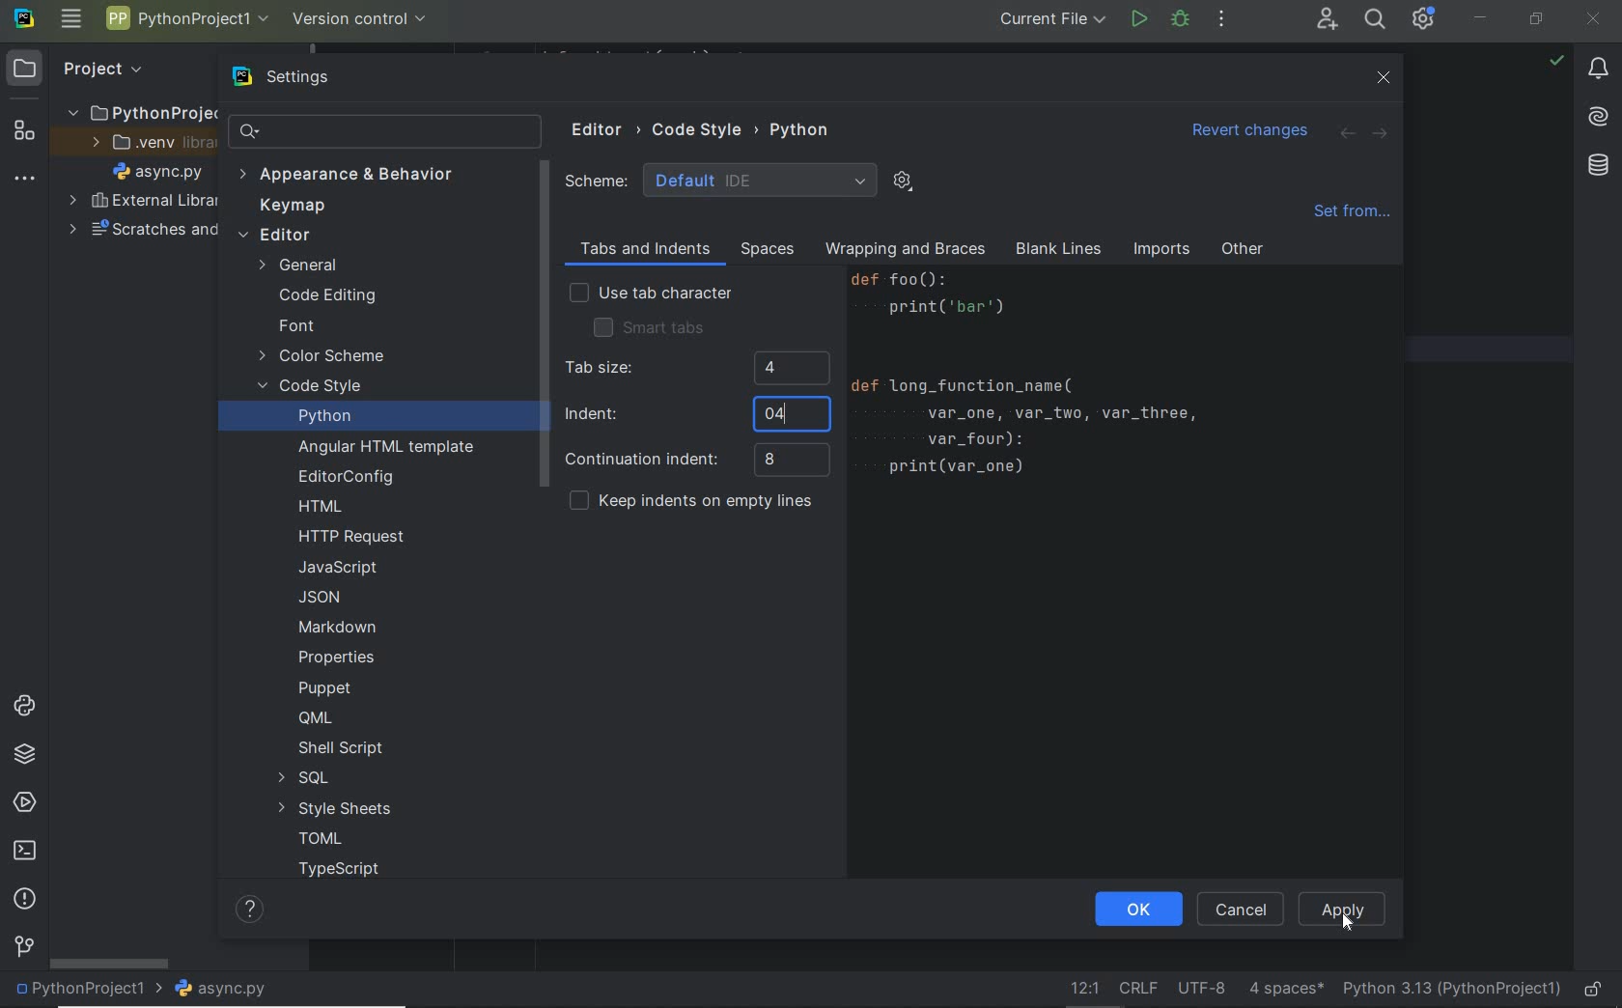  I want to click on Project name, so click(184, 21).